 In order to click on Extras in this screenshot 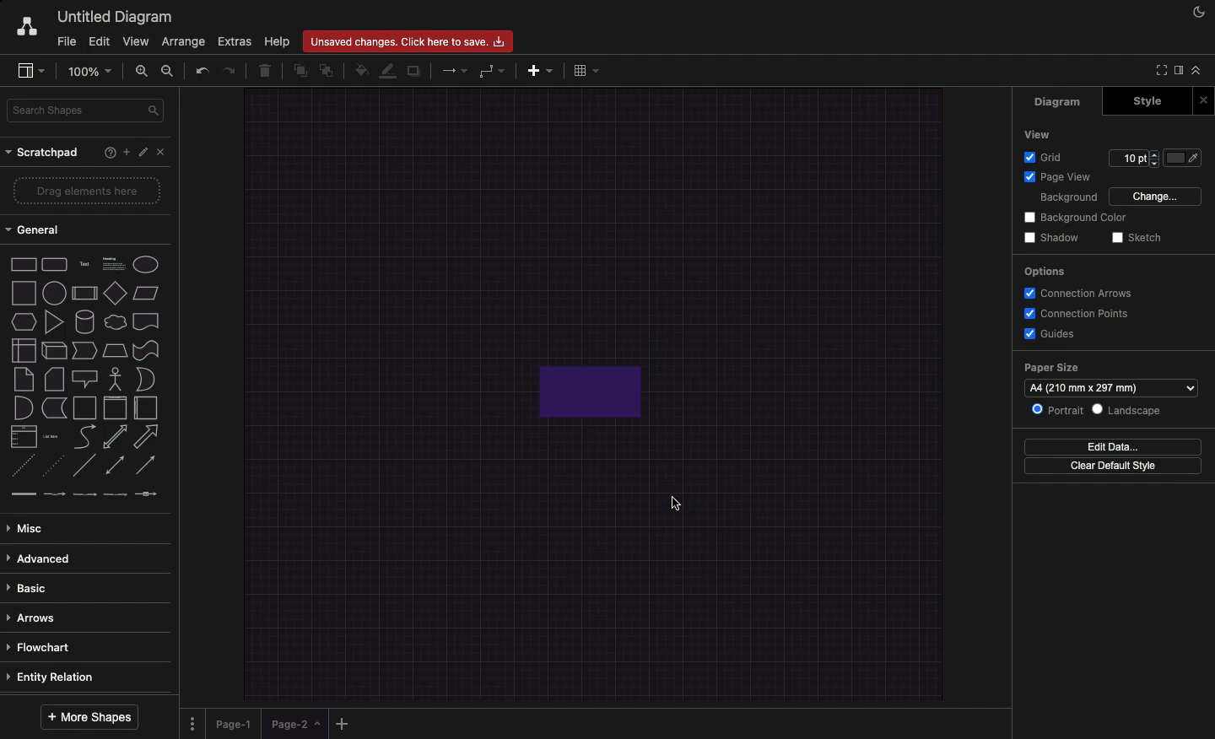, I will do `click(235, 42)`.